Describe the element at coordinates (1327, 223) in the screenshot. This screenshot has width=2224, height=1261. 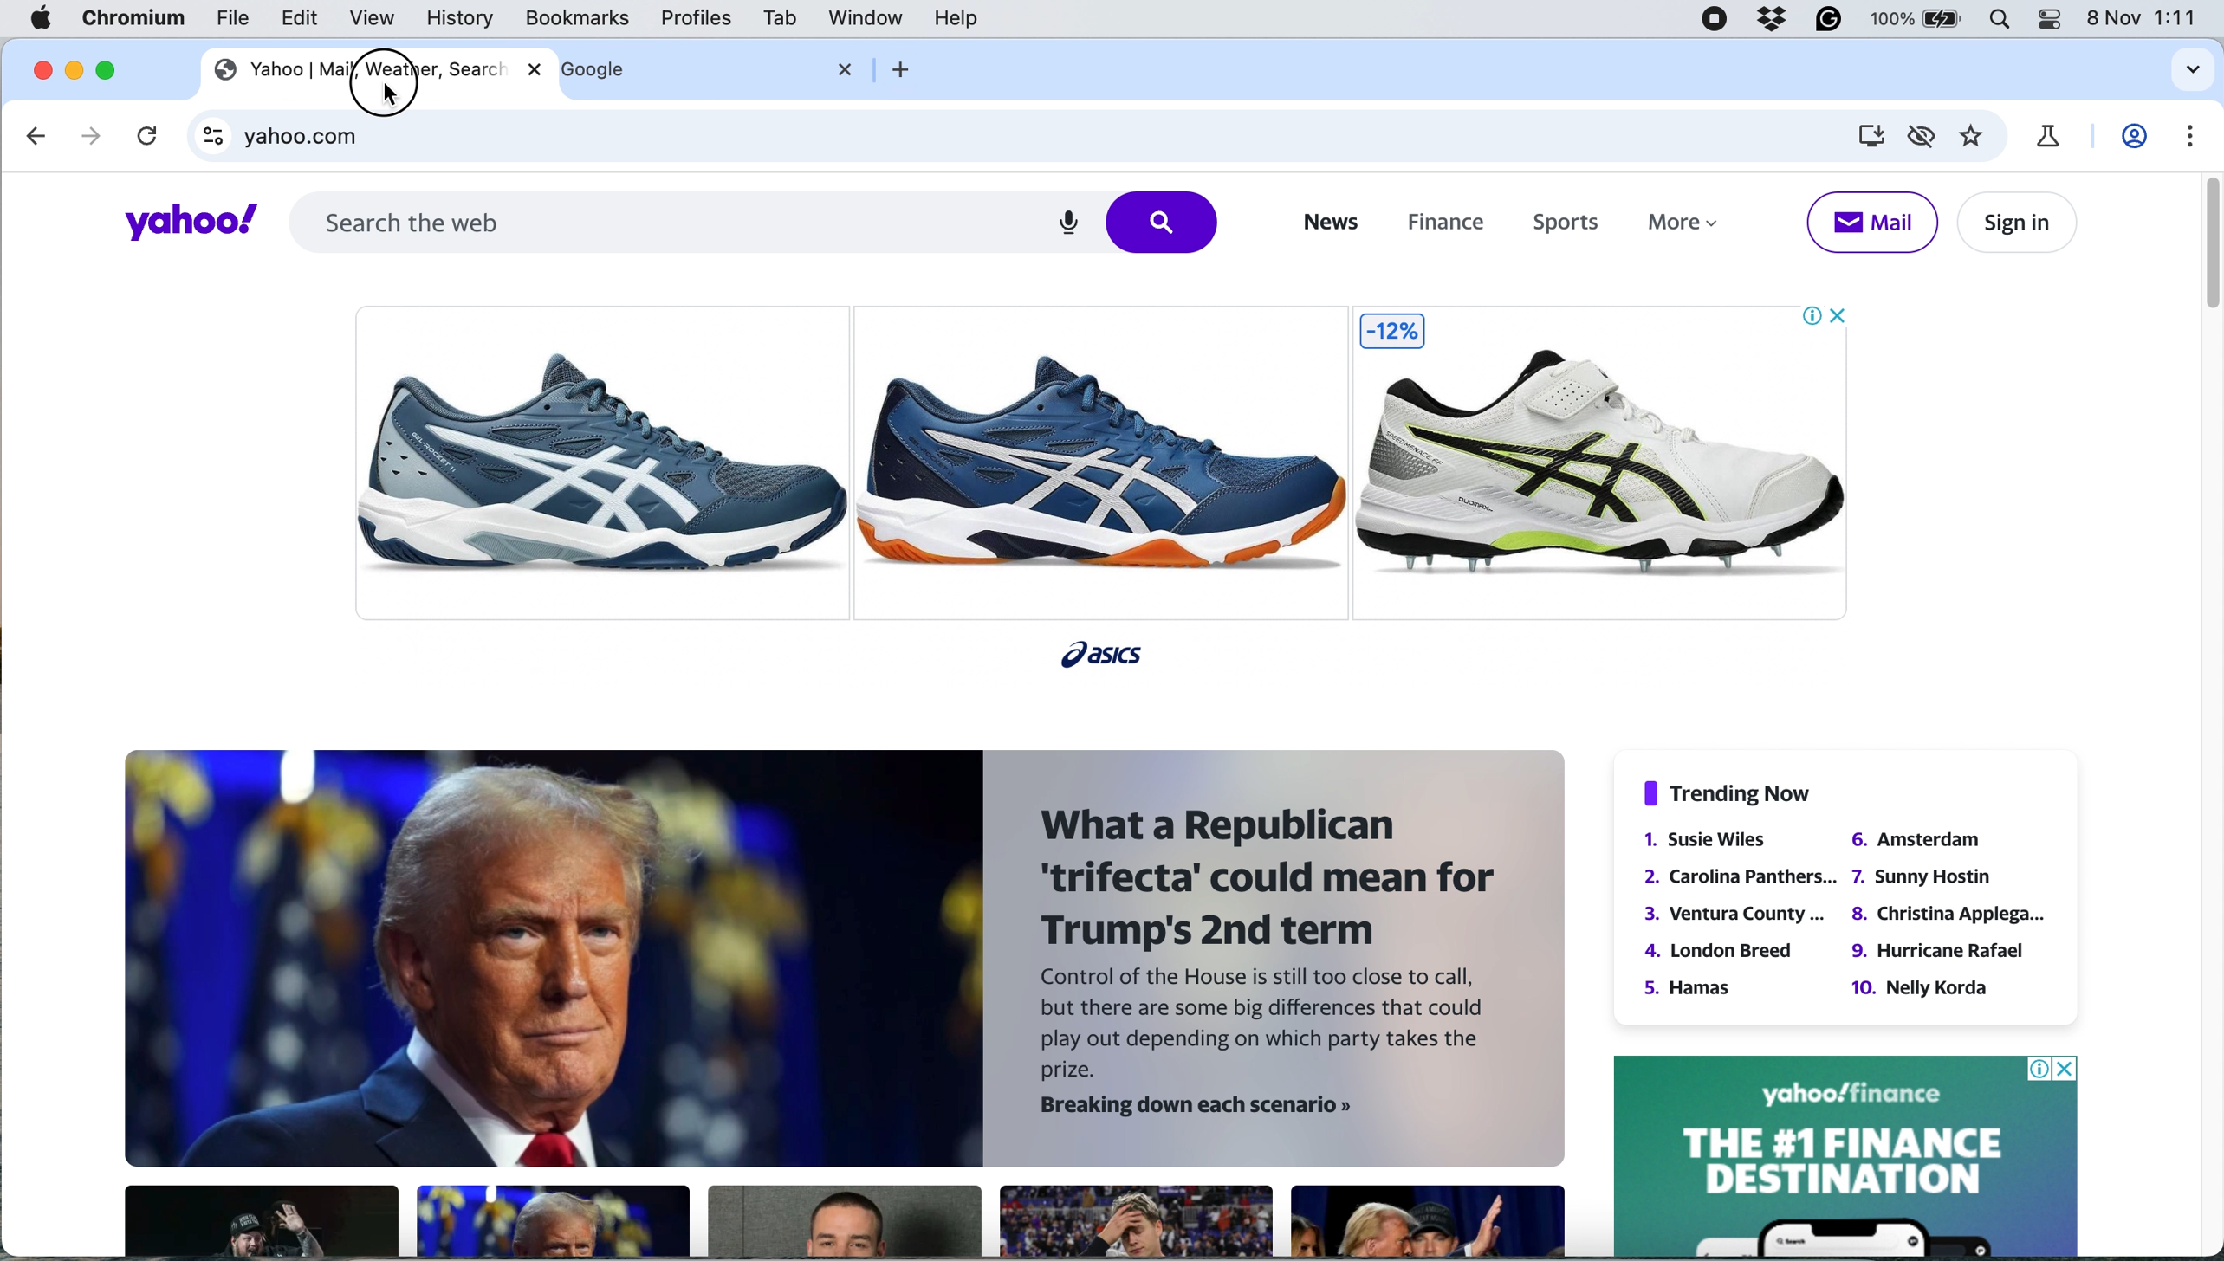
I see `news` at that location.